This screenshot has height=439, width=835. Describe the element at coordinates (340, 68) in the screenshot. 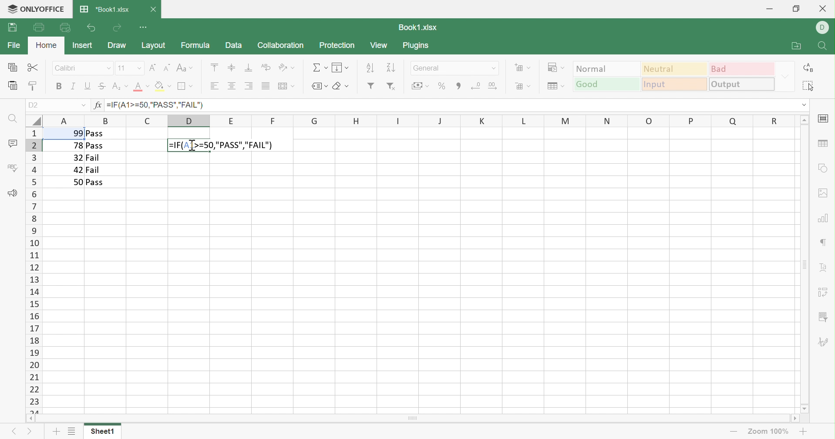

I see `Fill` at that location.